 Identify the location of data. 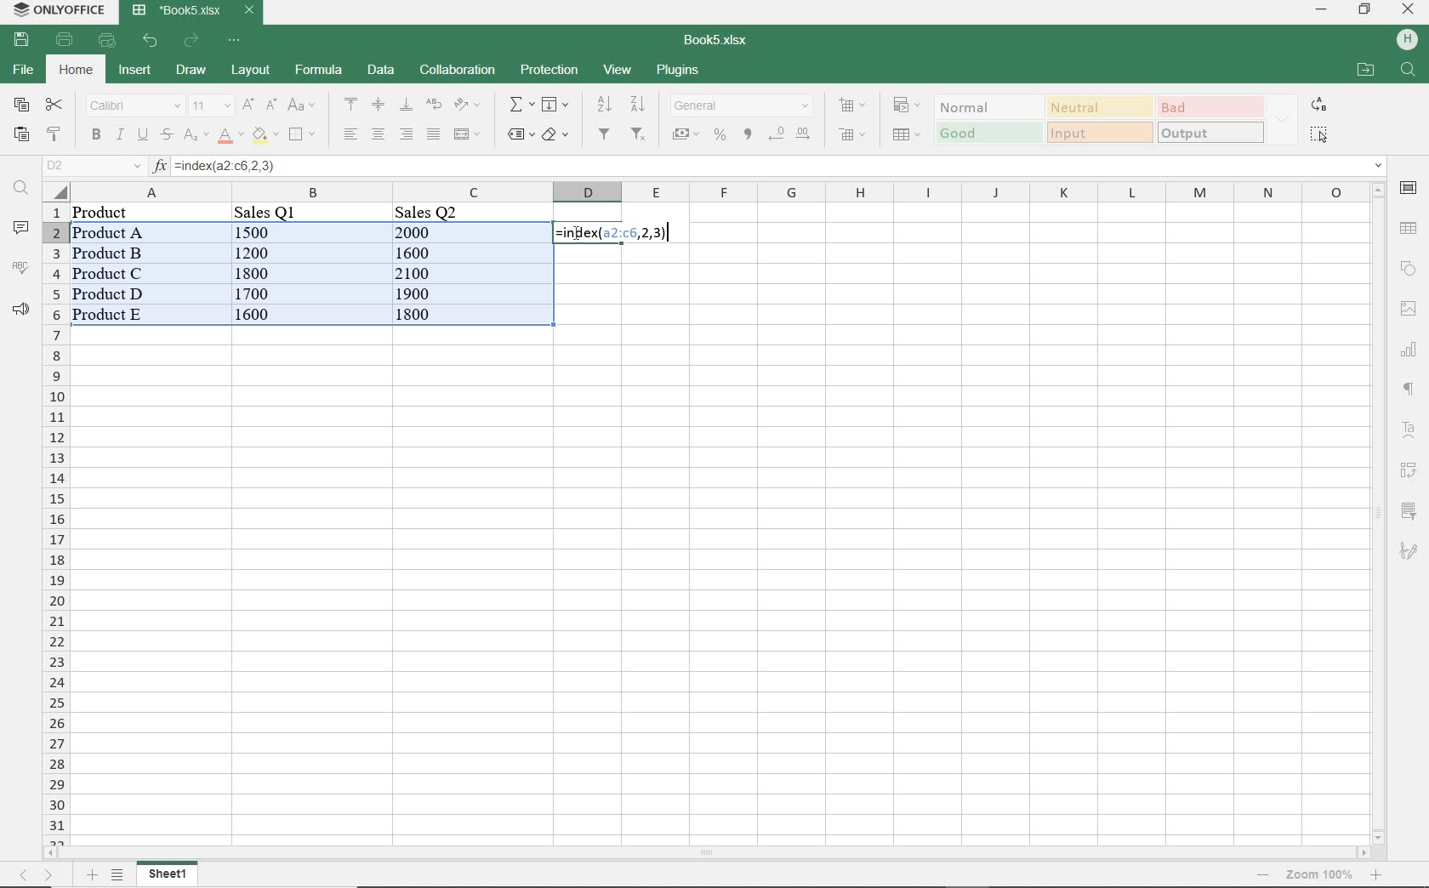
(379, 69).